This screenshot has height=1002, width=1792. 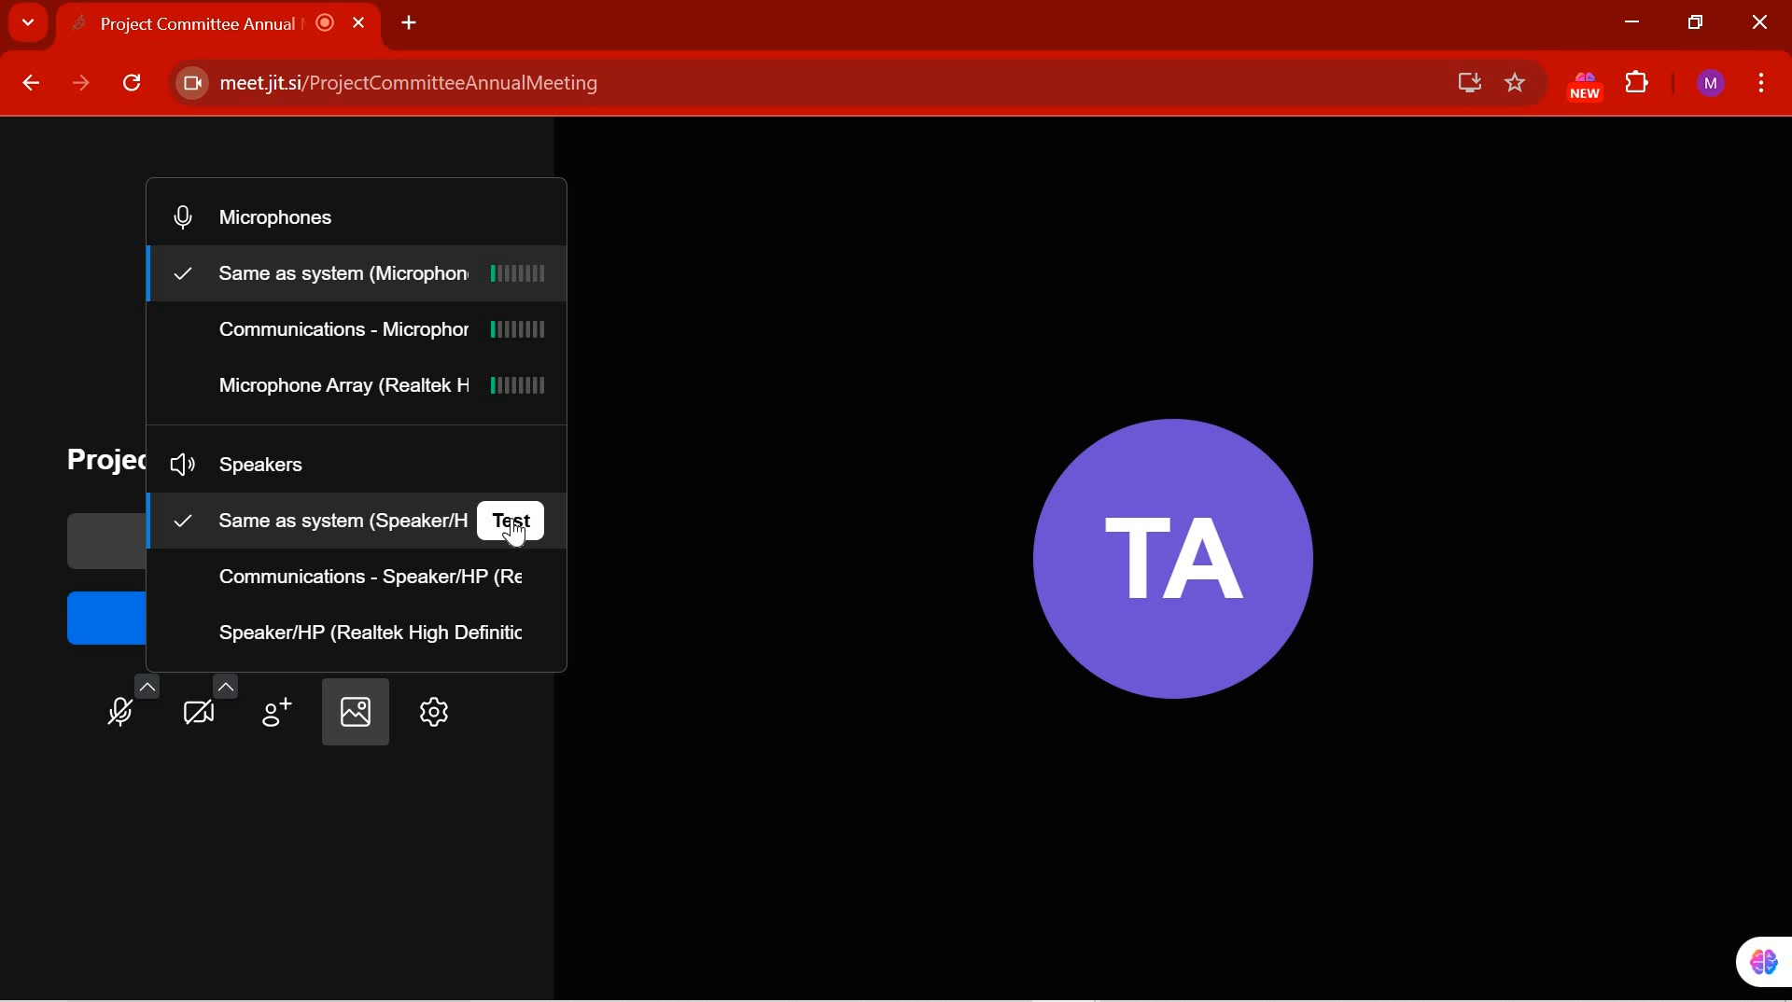 I want to click on Camera enabled, so click(x=189, y=84).